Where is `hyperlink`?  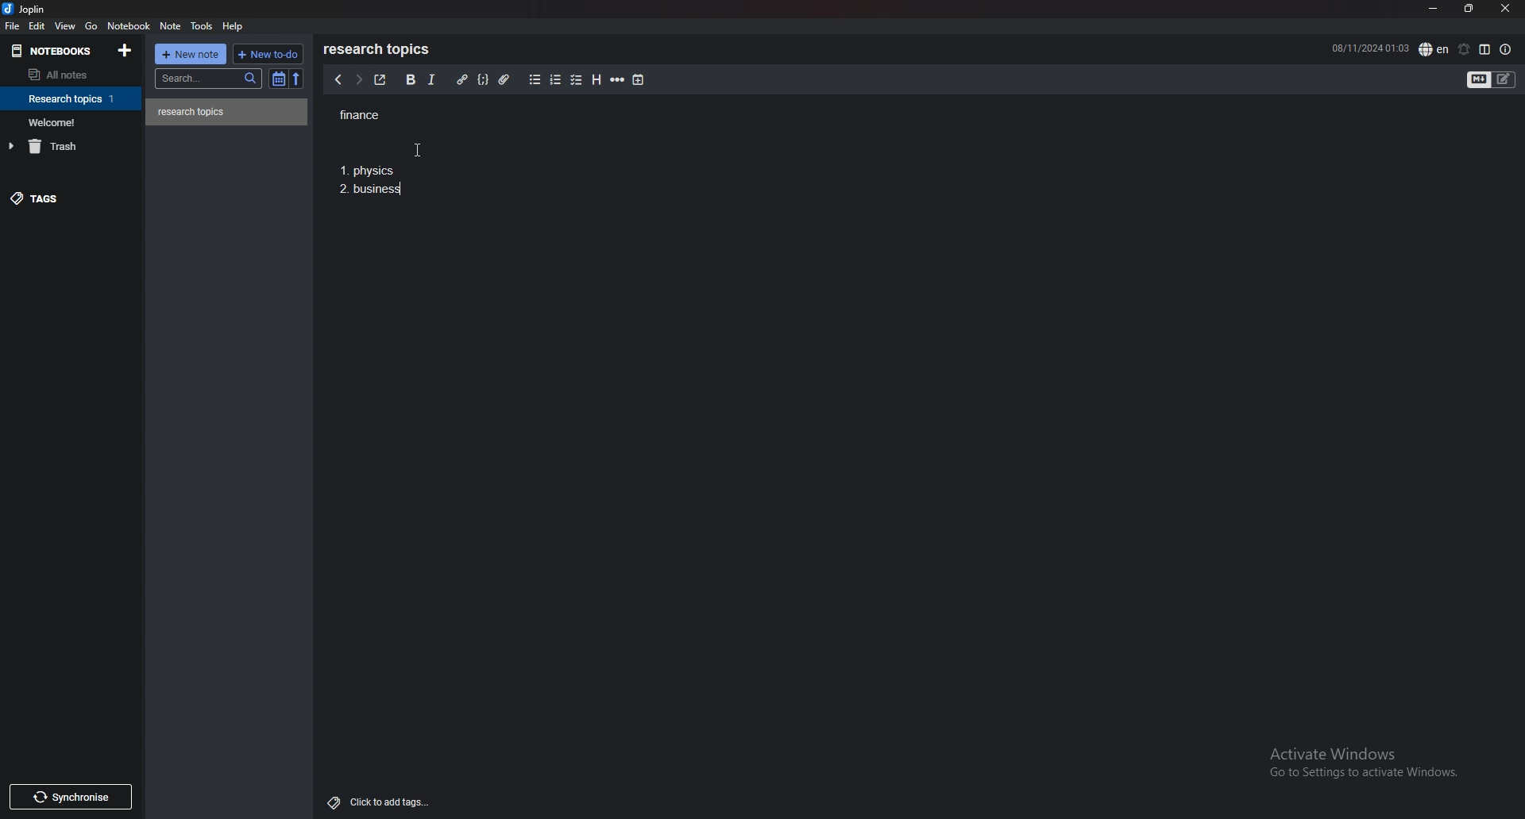 hyperlink is located at coordinates (461, 80).